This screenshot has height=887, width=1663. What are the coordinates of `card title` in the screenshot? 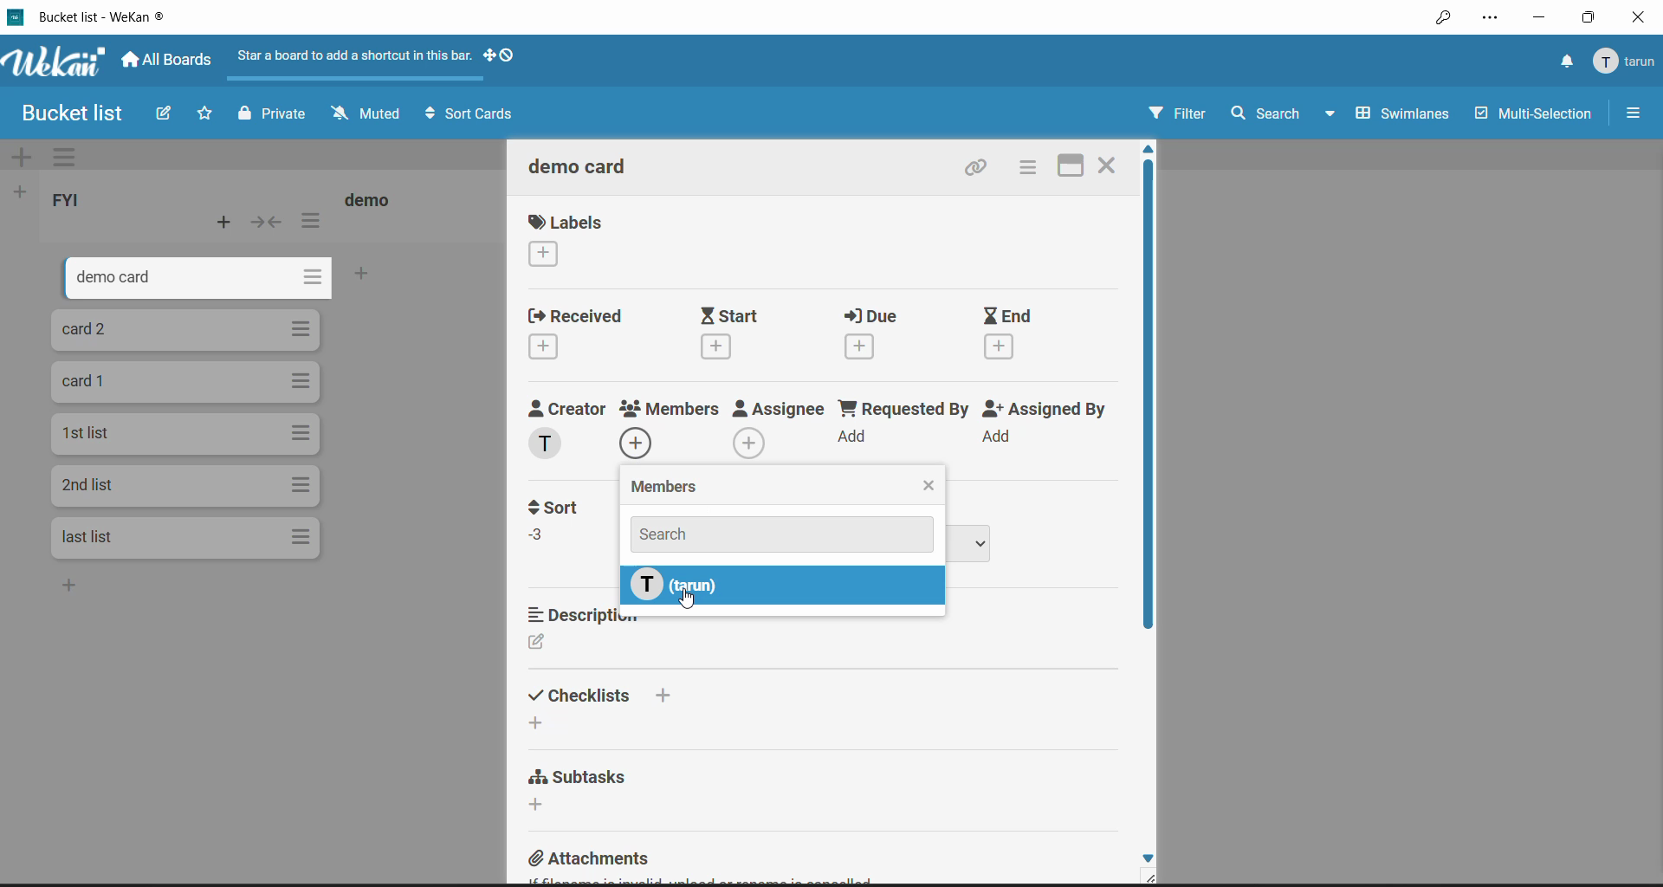 It's located at (104, 281).